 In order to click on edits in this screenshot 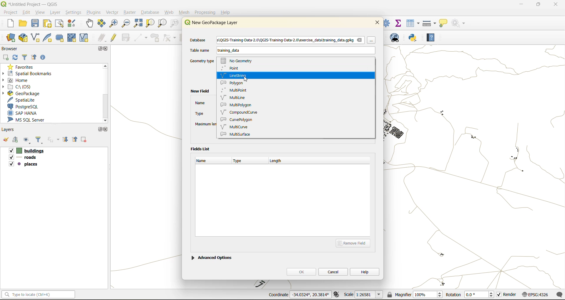, I will do `click(102, 38)`.